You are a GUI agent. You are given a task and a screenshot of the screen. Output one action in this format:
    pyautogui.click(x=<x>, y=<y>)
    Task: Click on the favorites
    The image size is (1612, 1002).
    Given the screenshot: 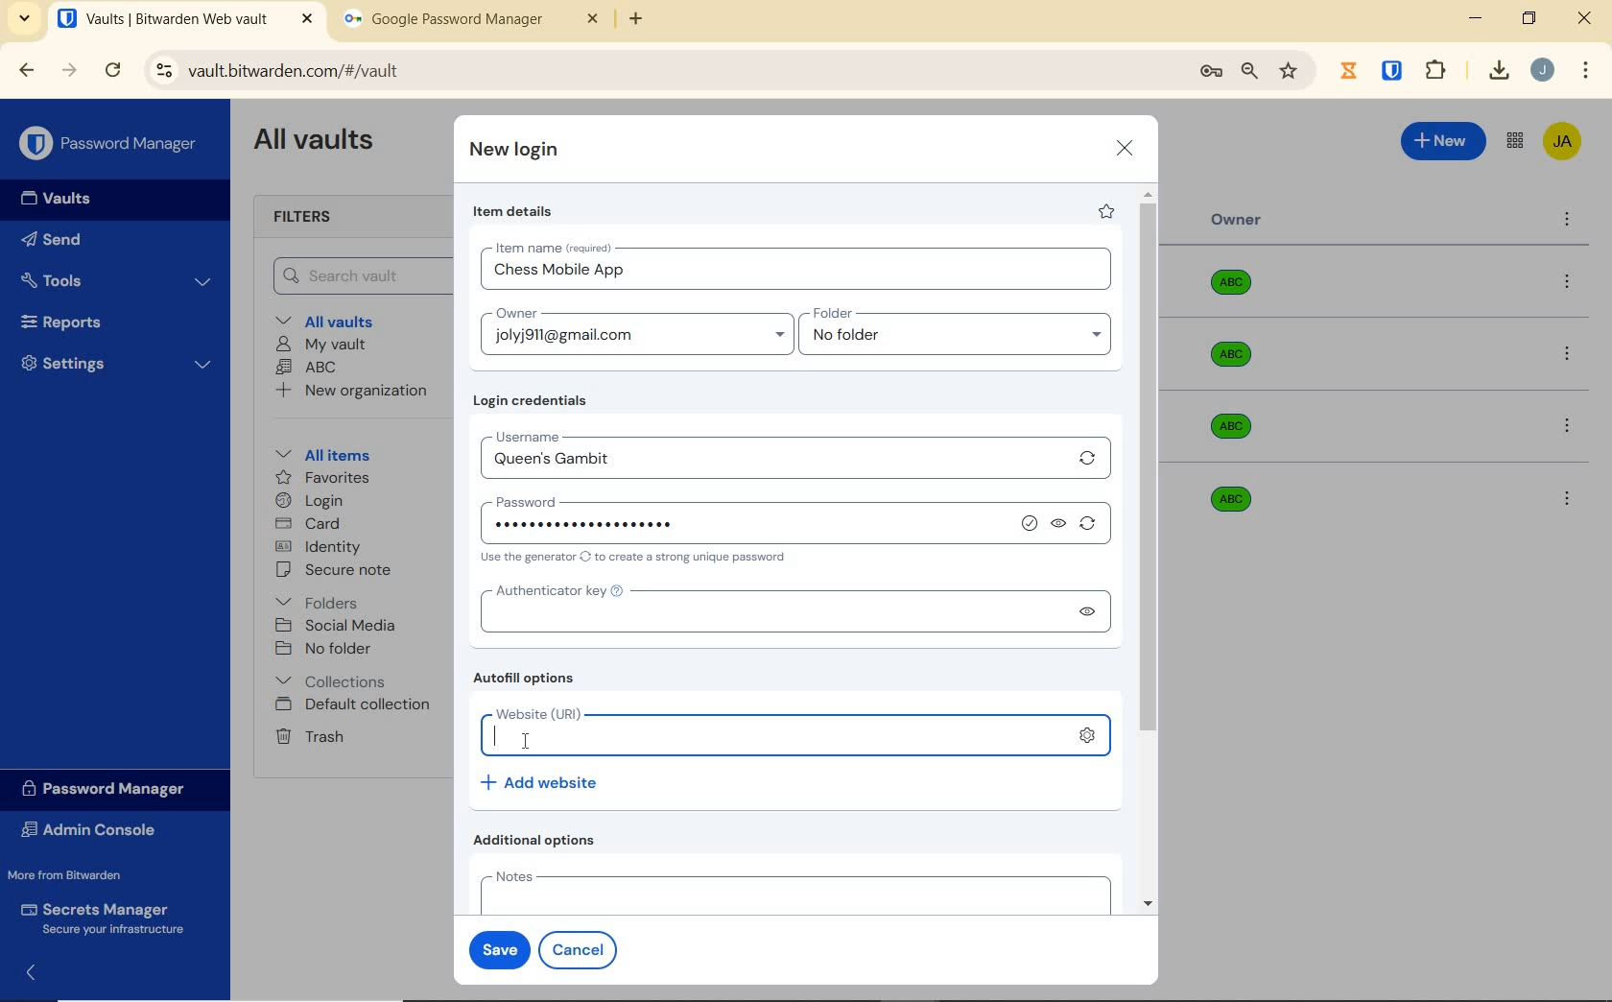 What is the action you would take?
    pyautogui.click(x=324, y=480)
    